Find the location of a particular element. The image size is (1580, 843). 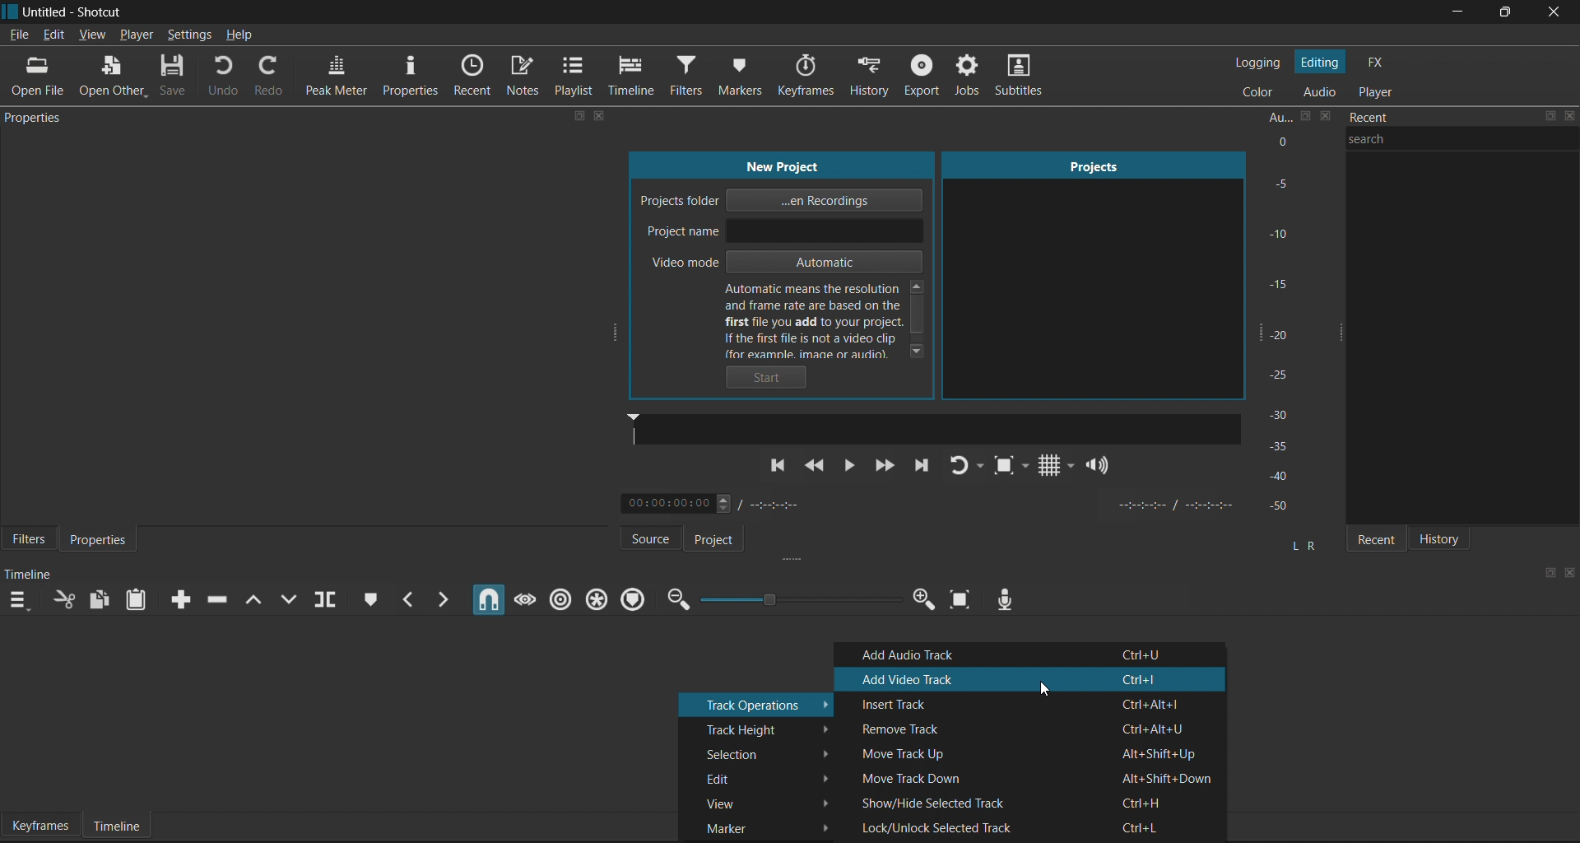

Keyframes is located at coordinates (39, 824).